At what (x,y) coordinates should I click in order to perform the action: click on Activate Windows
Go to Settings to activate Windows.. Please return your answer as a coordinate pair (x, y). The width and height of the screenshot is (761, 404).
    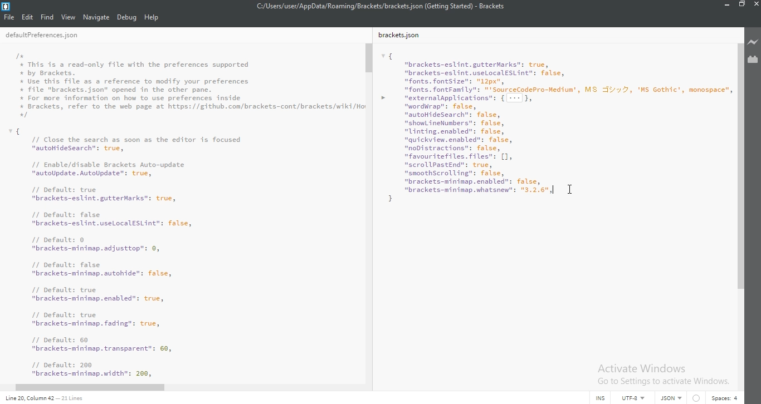
    Looking at the image, I should click on (663, 373).